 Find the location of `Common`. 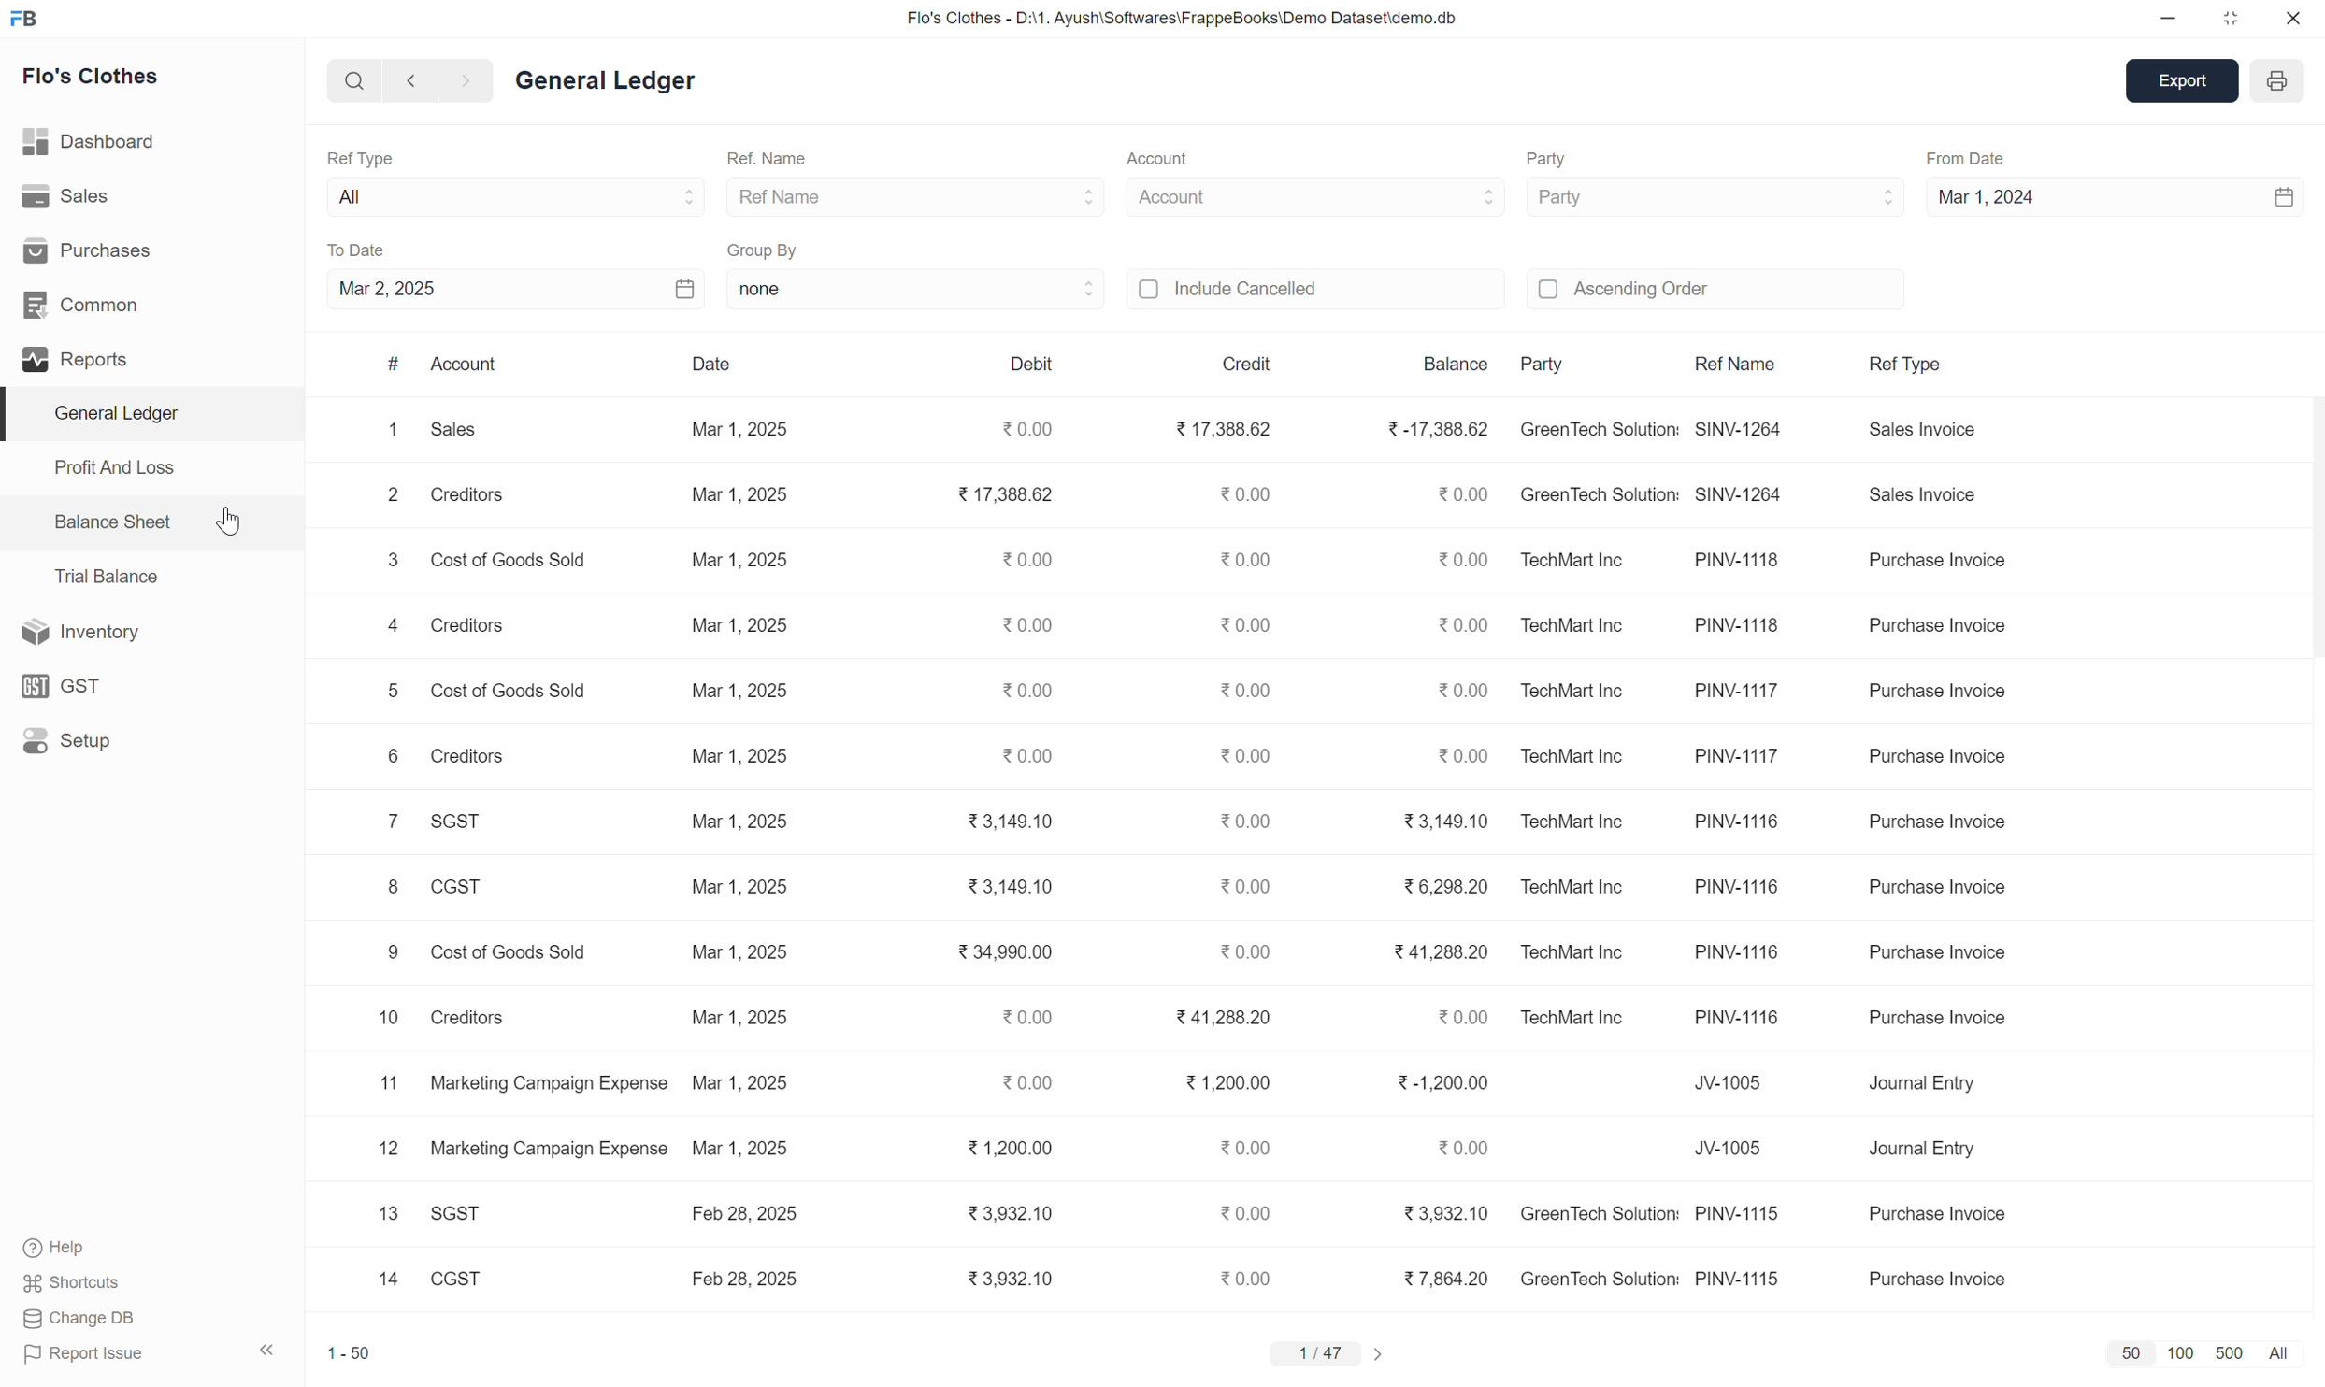

Common is located at coordinates (107, 307).